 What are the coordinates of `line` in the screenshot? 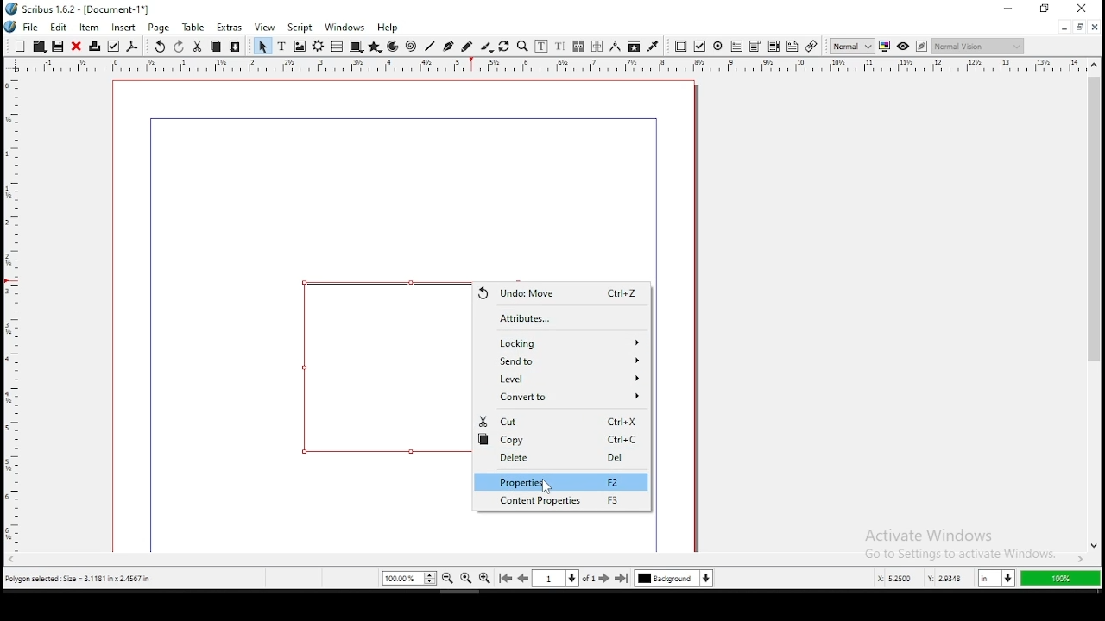 It's located at (430, 47).